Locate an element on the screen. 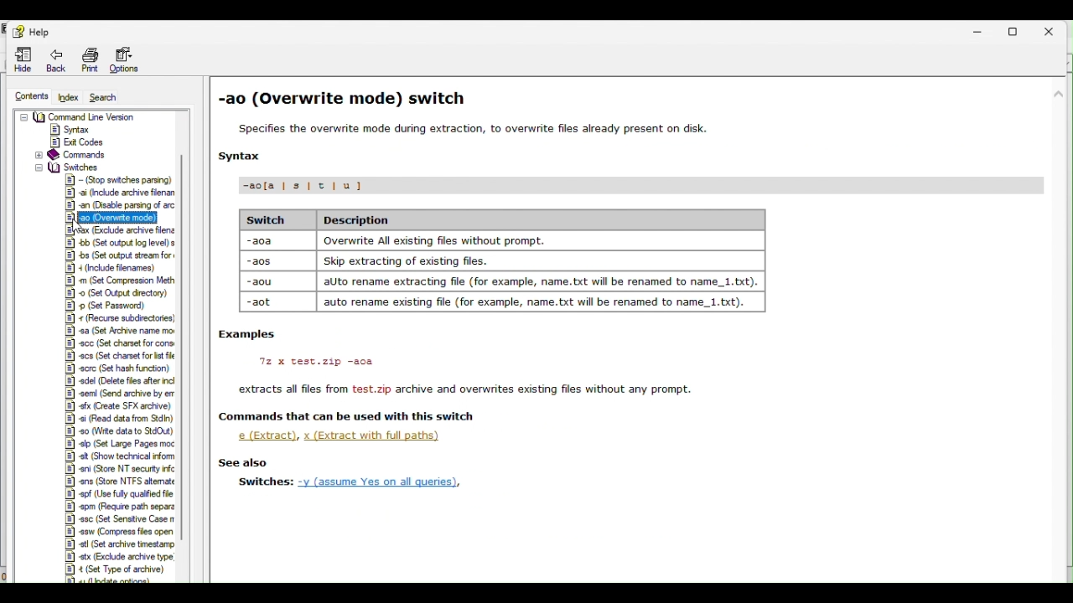 The height and width of the screenshot is (603, 1073). |W] eit (Show technical form is located at coordinates (120, 456).